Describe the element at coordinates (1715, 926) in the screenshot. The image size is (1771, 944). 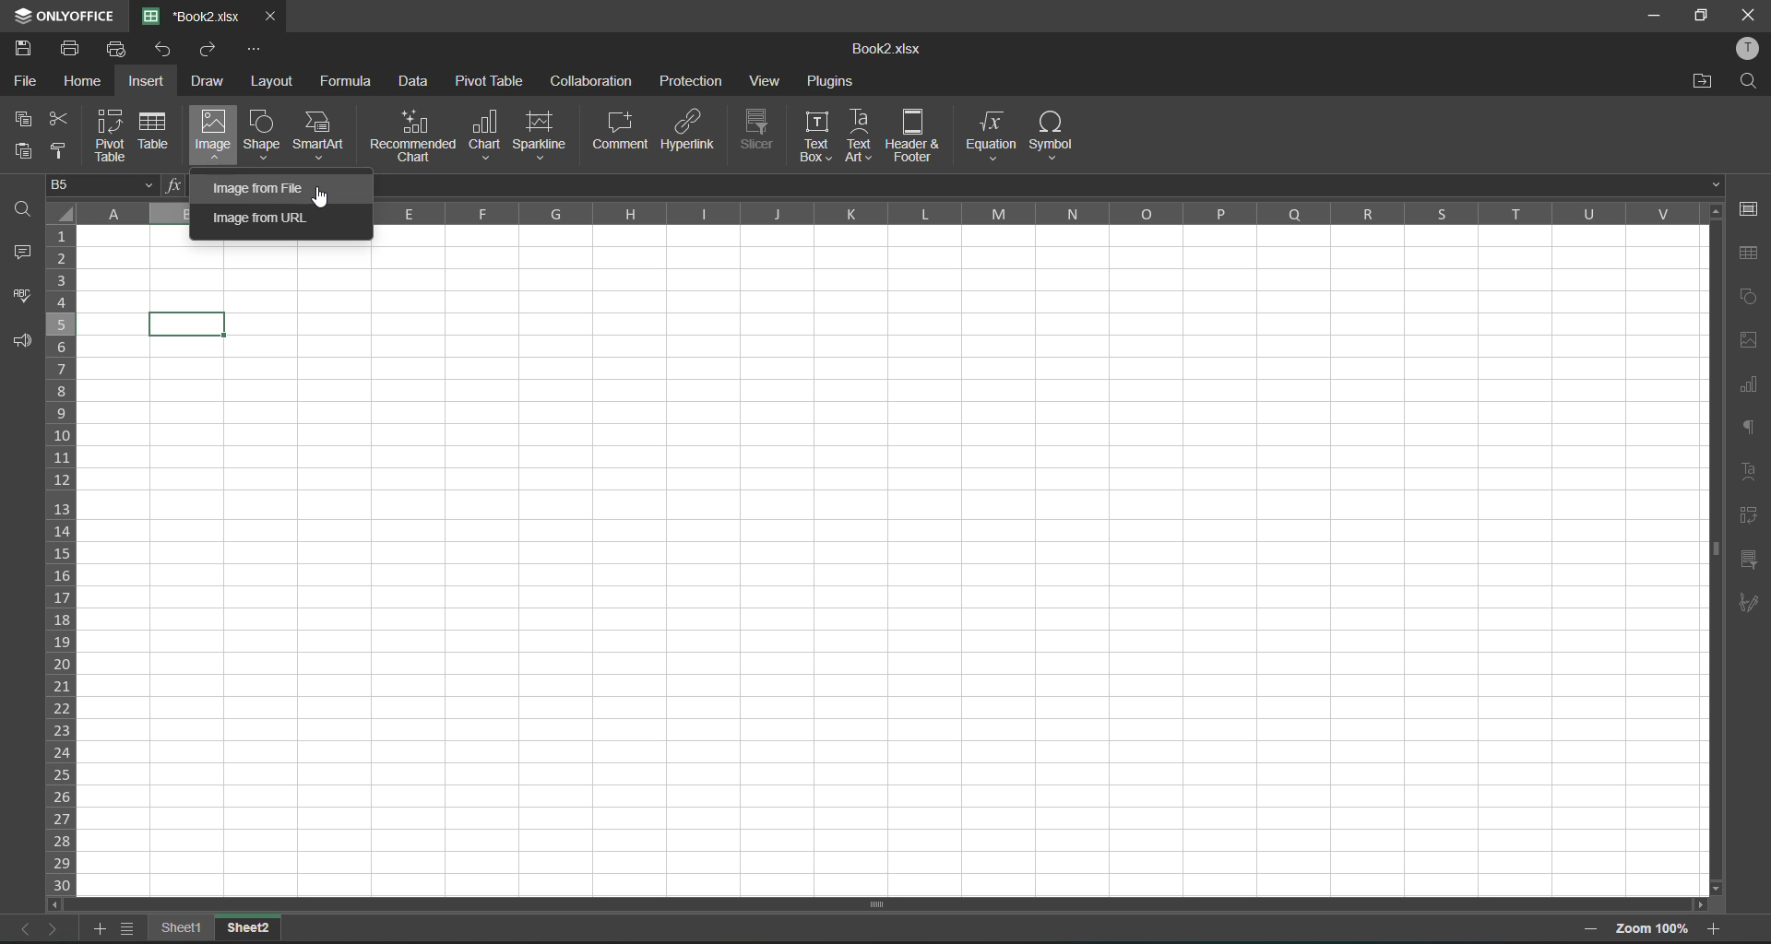
I see `zoom in` at that location.